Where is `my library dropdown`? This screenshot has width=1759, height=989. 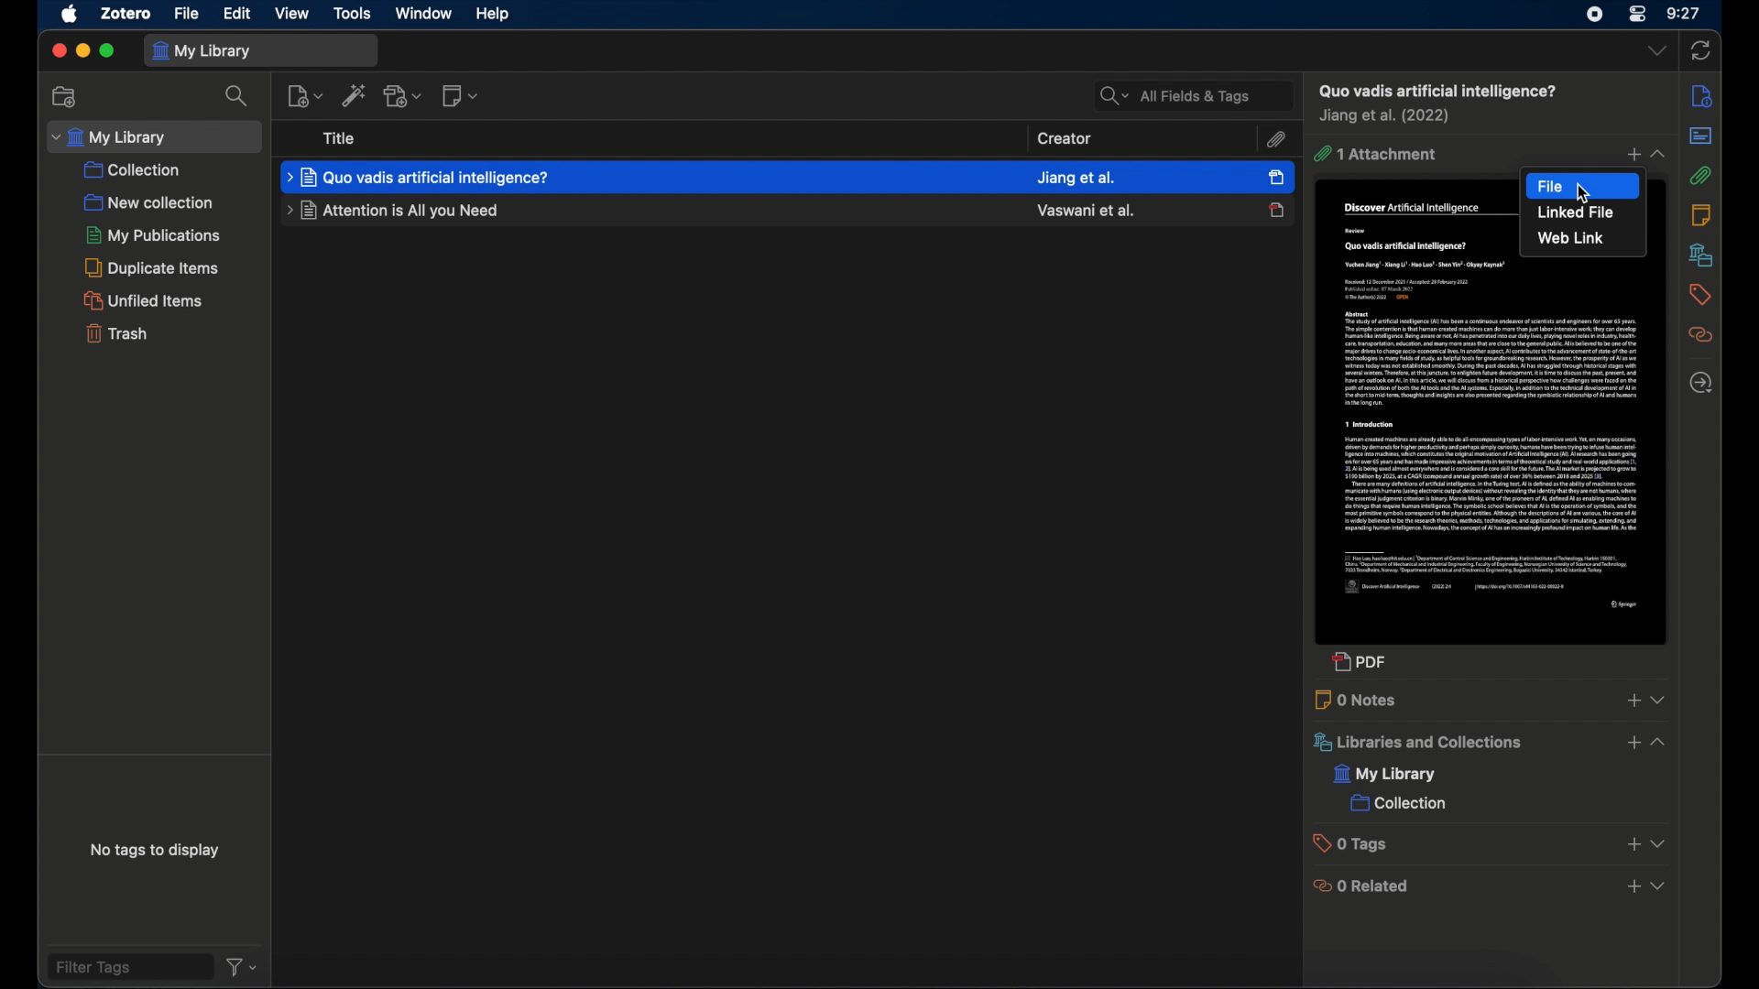 my library dropdown is located at coordinates (155, 136).